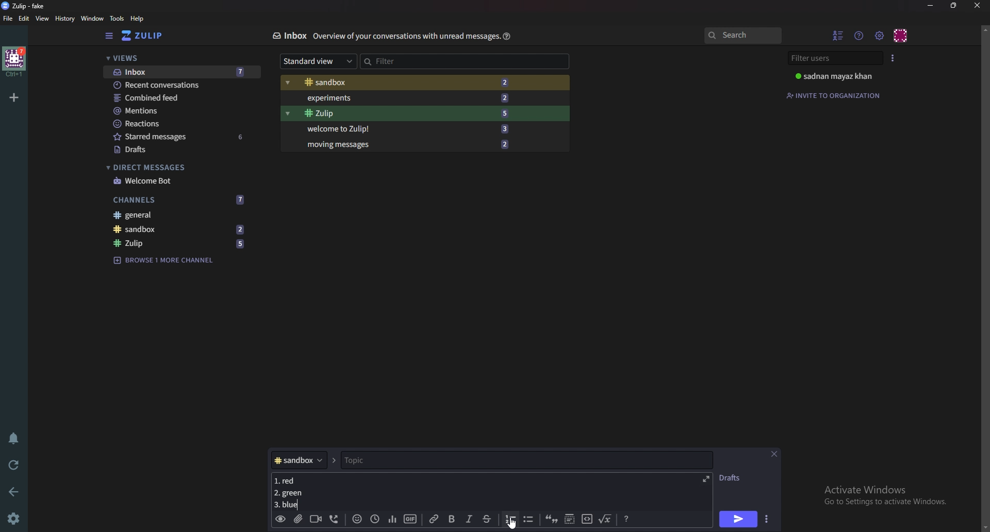 This screenshot has width=990, height=532. What do you see at coordinates (178, 149) in the screenshot?
I see `Drafts` at bounding box center [178, 149].